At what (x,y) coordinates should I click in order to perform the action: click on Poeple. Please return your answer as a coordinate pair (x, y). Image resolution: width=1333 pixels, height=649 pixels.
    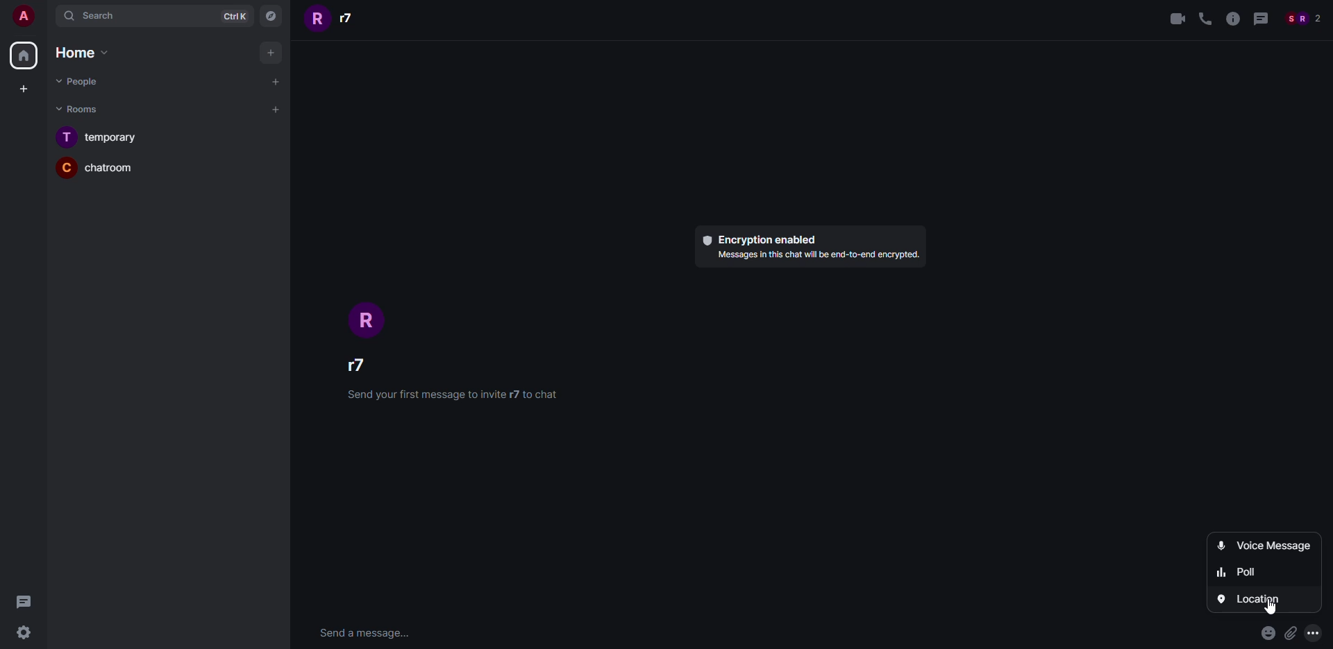
    Looking at the image, I should click on (76, 80).